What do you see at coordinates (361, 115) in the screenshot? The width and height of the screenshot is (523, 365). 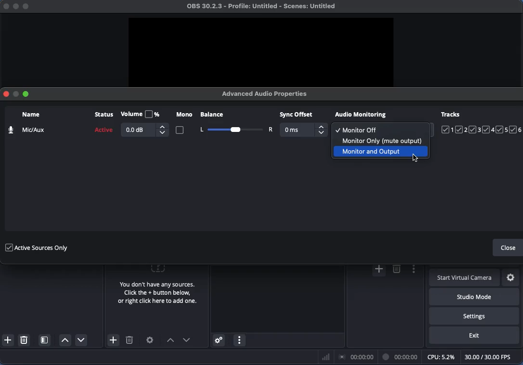 I see `Audio monitoring` at bounding box center [361, 115].